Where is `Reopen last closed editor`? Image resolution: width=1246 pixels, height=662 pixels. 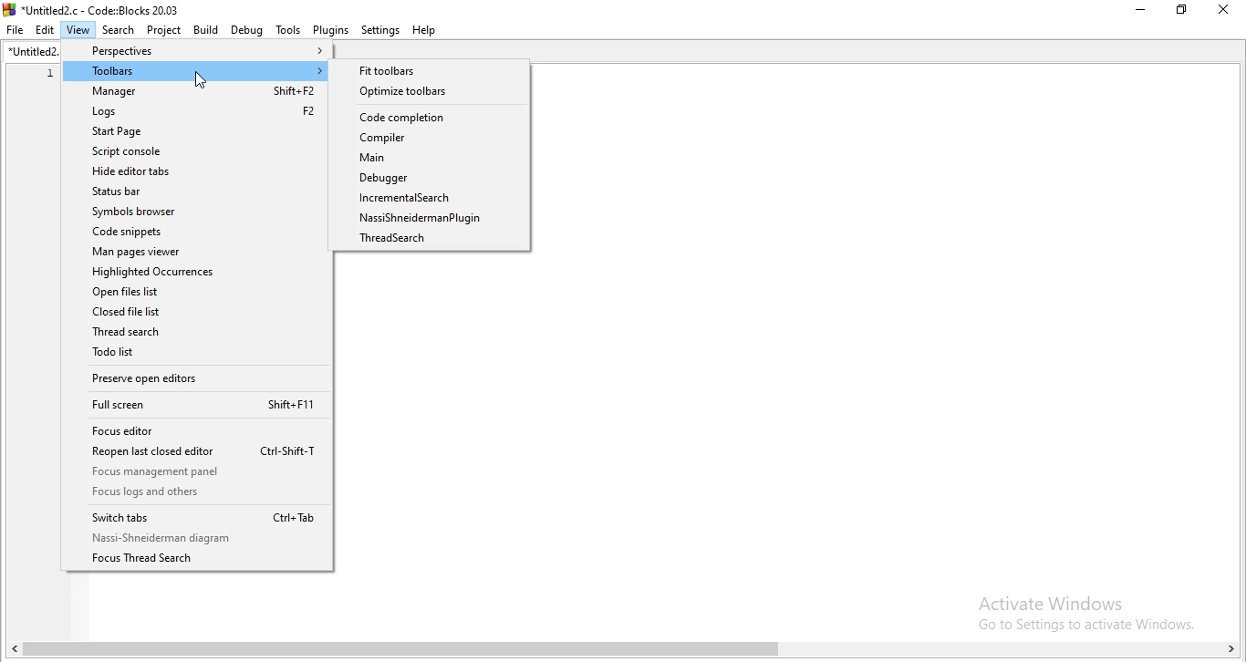 Reopen last closed editor is located at coordinates (197, 452).